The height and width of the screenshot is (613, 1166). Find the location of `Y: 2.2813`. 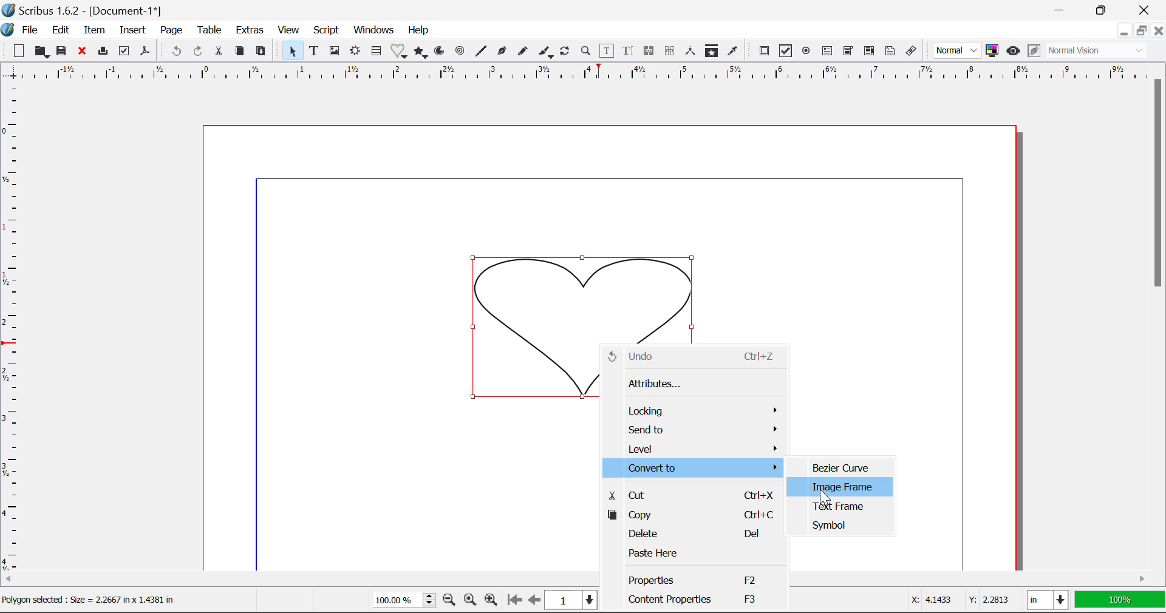

Y: 2.2813 is located at coordinates (989, 599).